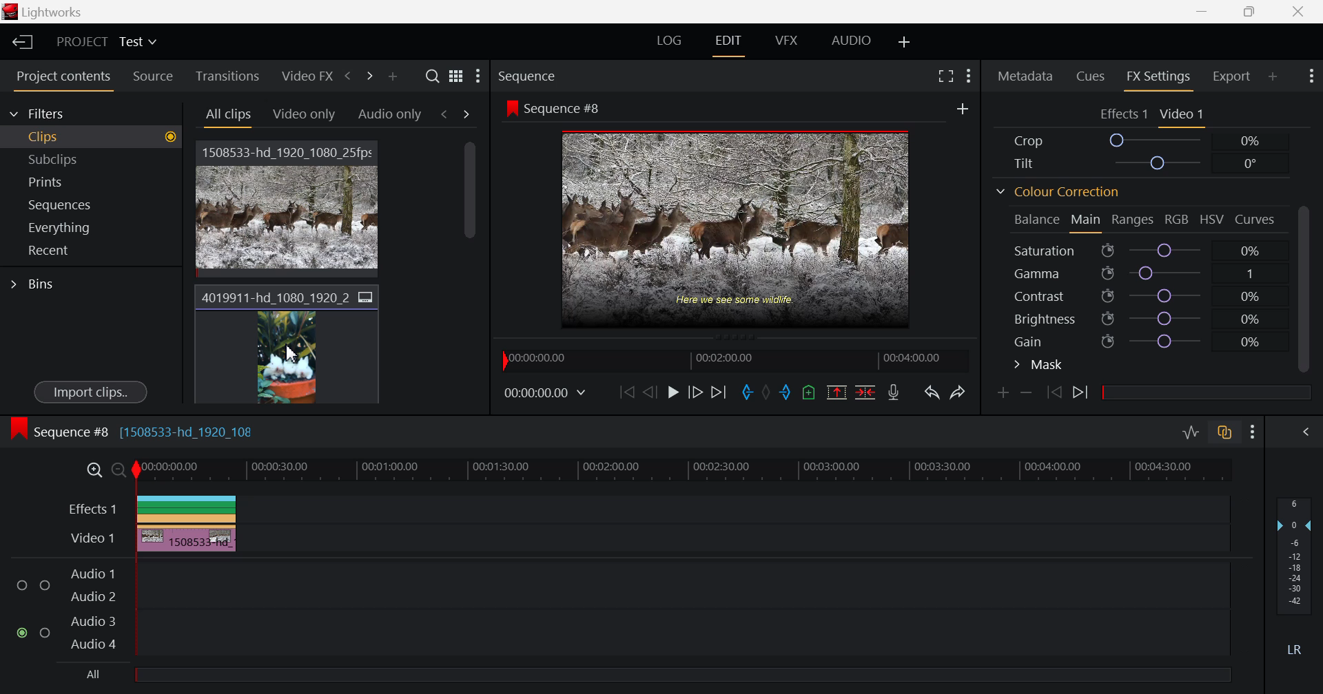 This screenshot has height=694, width=1323. Describe the element at coordinates (347, 76) in the screenshot. I see `Previous Panel` at that location.